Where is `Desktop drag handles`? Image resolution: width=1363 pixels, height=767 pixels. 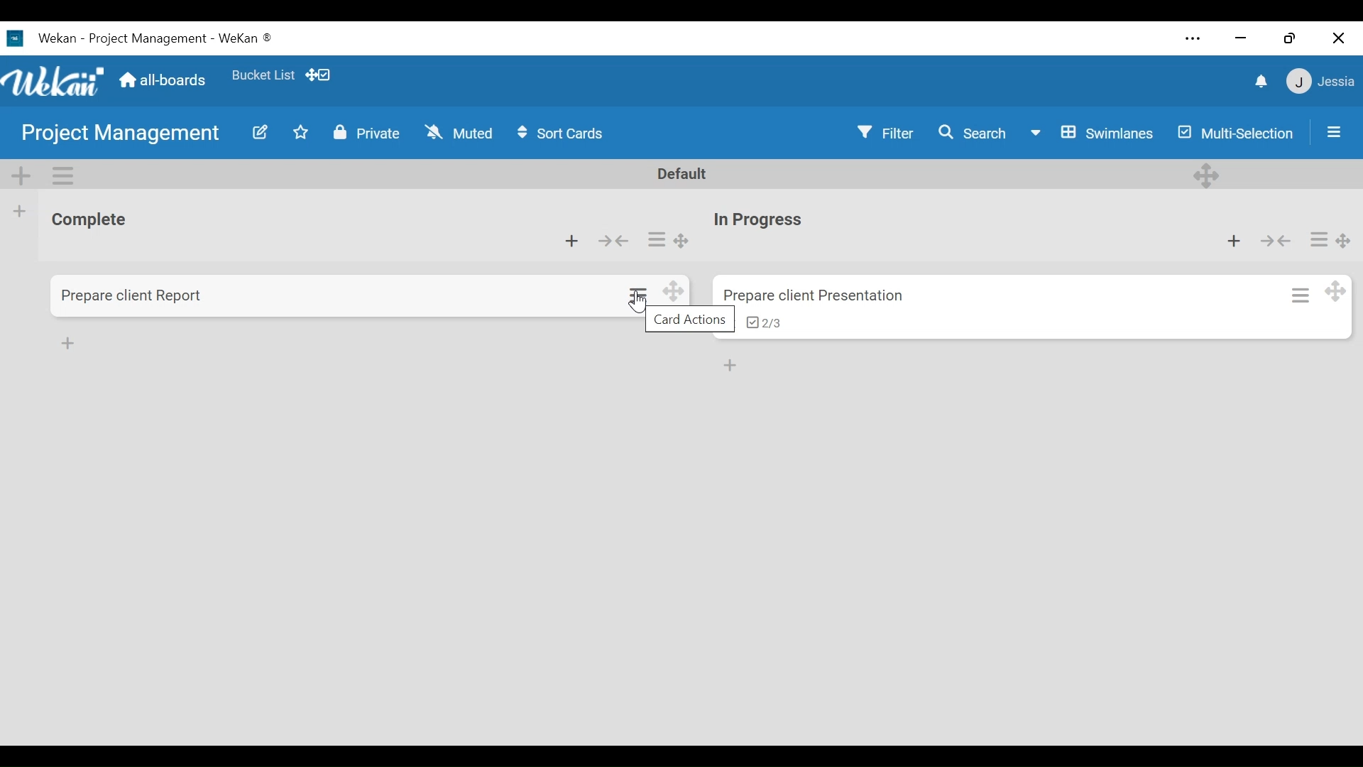 Desktop drag handles is located at coordinates (318, 75).